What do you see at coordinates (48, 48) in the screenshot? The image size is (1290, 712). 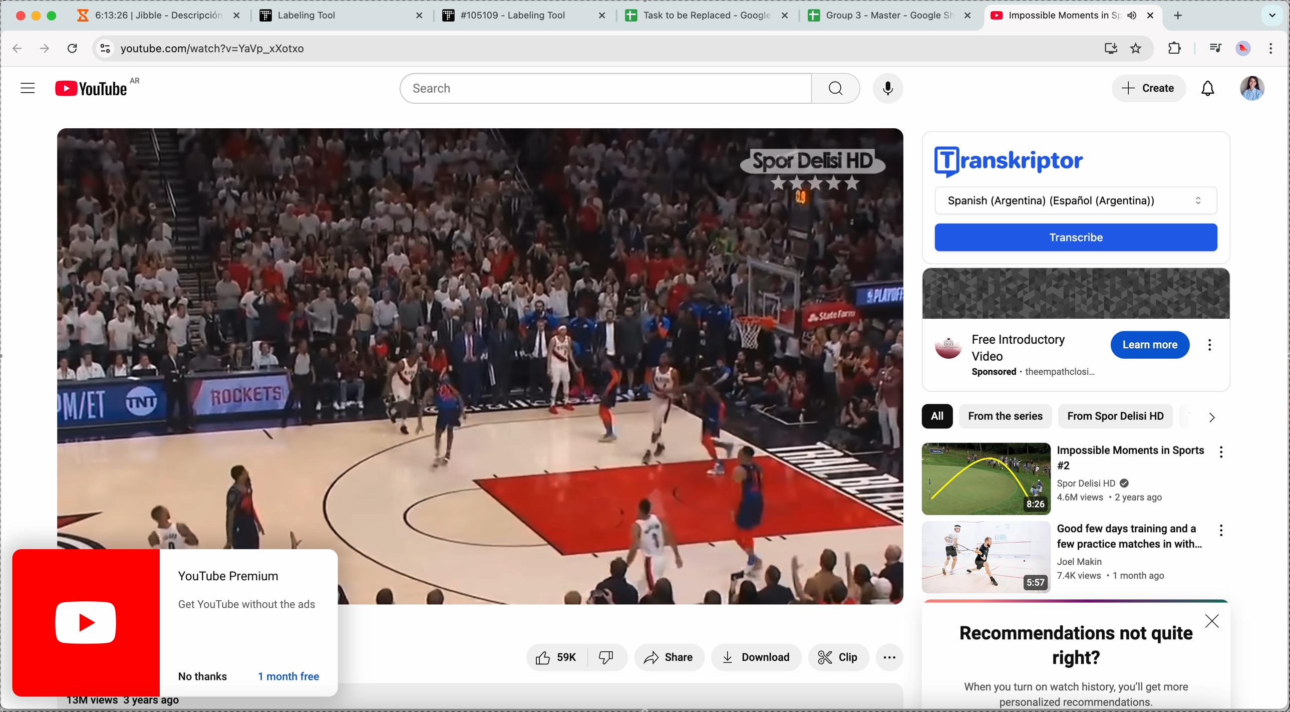 I see `foward` at bounding box center [48, 48].